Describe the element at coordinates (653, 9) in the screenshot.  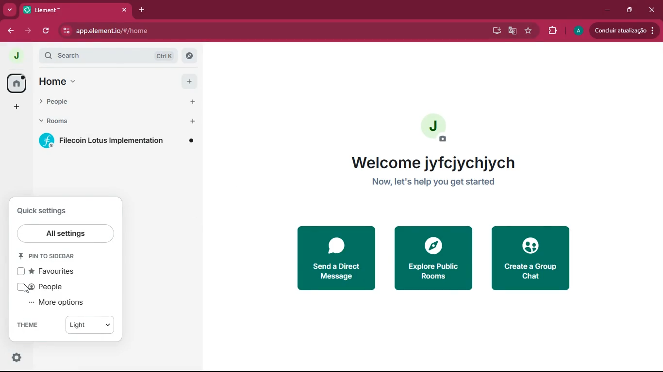
I see `close` at that location.